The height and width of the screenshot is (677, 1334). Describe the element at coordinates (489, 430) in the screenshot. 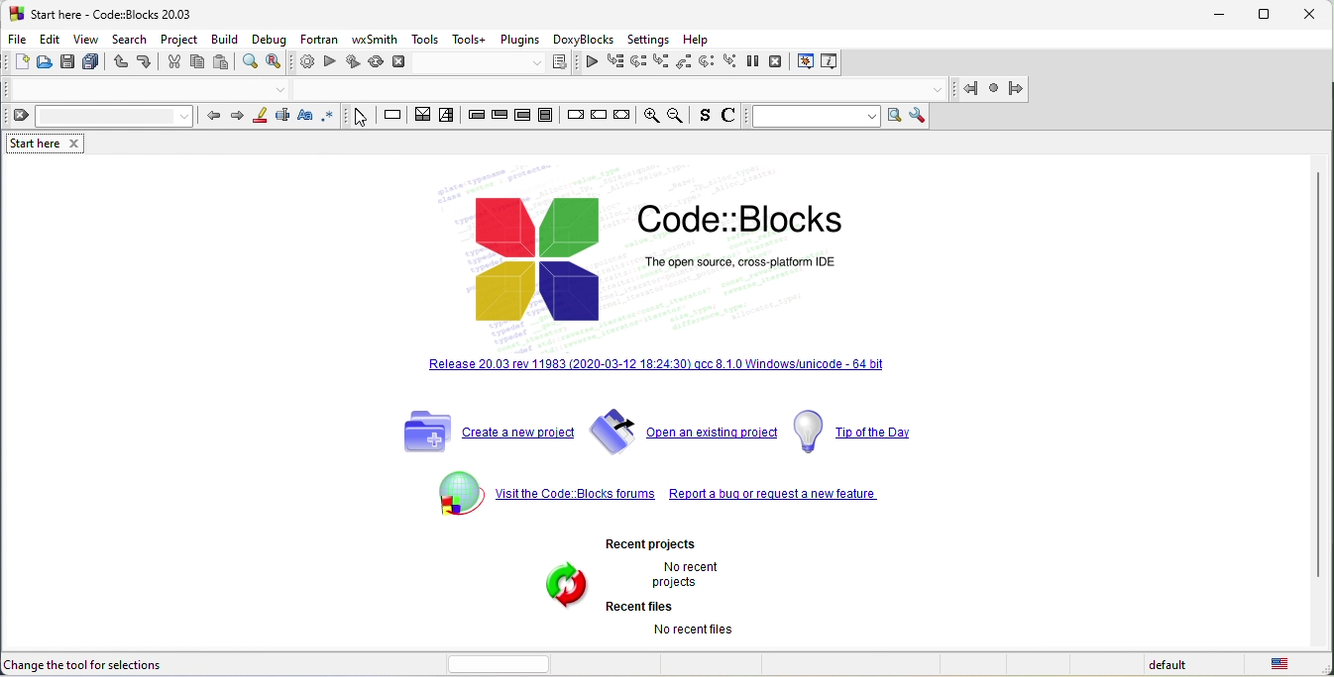

I see `create a new project` at that location.